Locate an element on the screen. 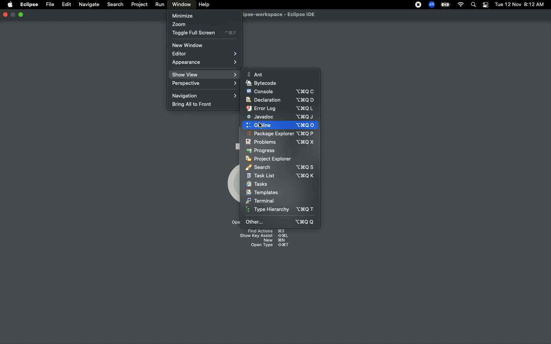 This screenshot has height=344, width=551. Date/time is located at coordinates (519, 4).